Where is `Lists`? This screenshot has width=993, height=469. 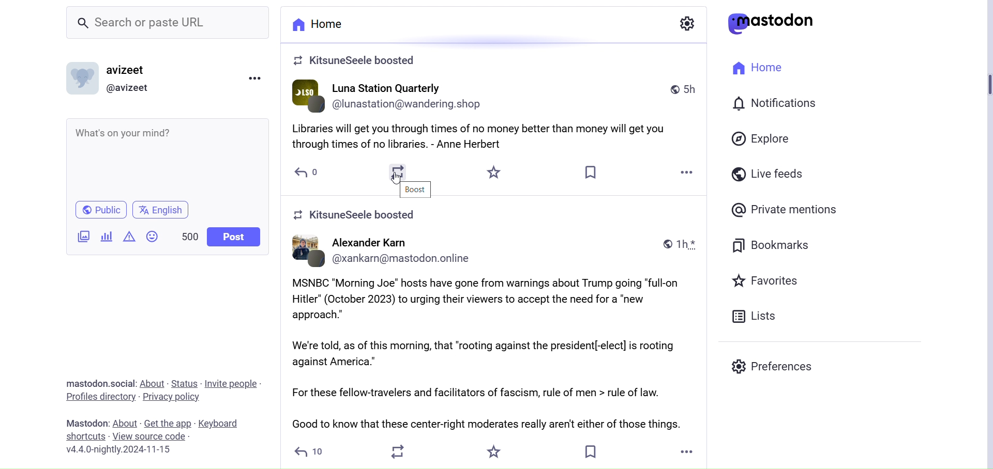
Lists is located at coordinates (759, 316).